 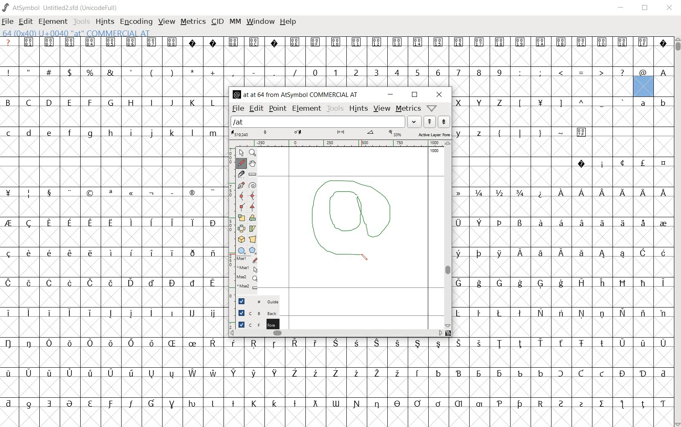 I want to click on tools, so click(x=335, y=109).